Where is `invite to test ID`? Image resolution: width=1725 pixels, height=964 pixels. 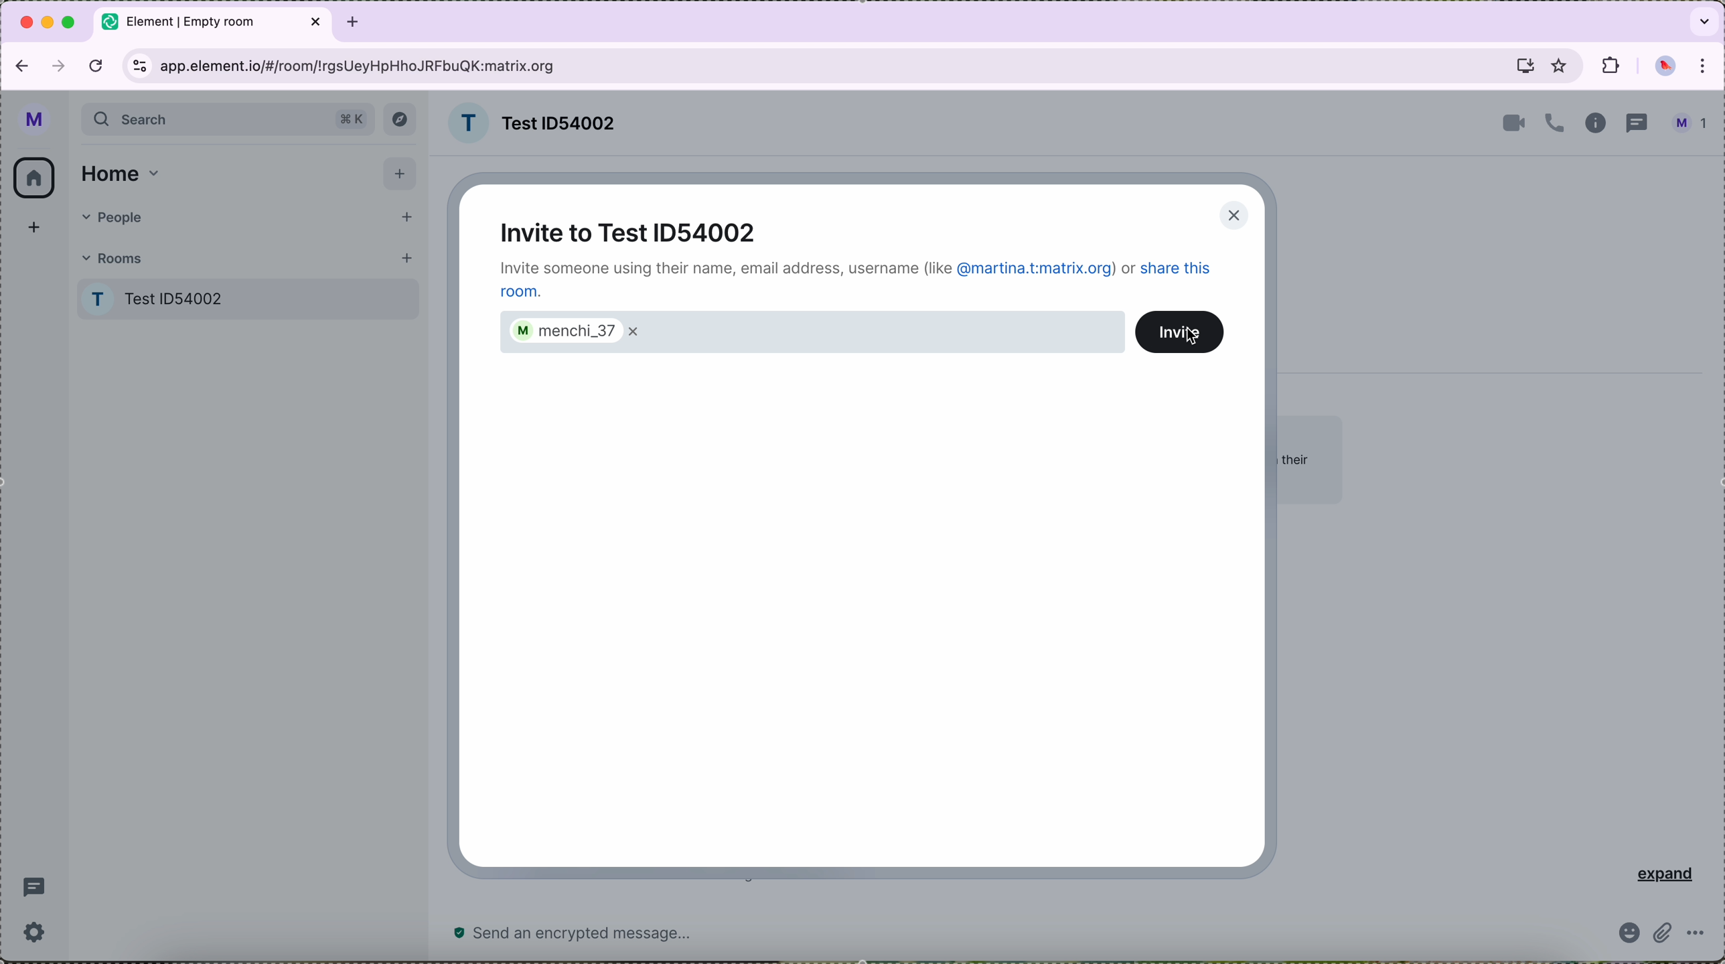
invite to test ID is located at coordinates (631, 230).